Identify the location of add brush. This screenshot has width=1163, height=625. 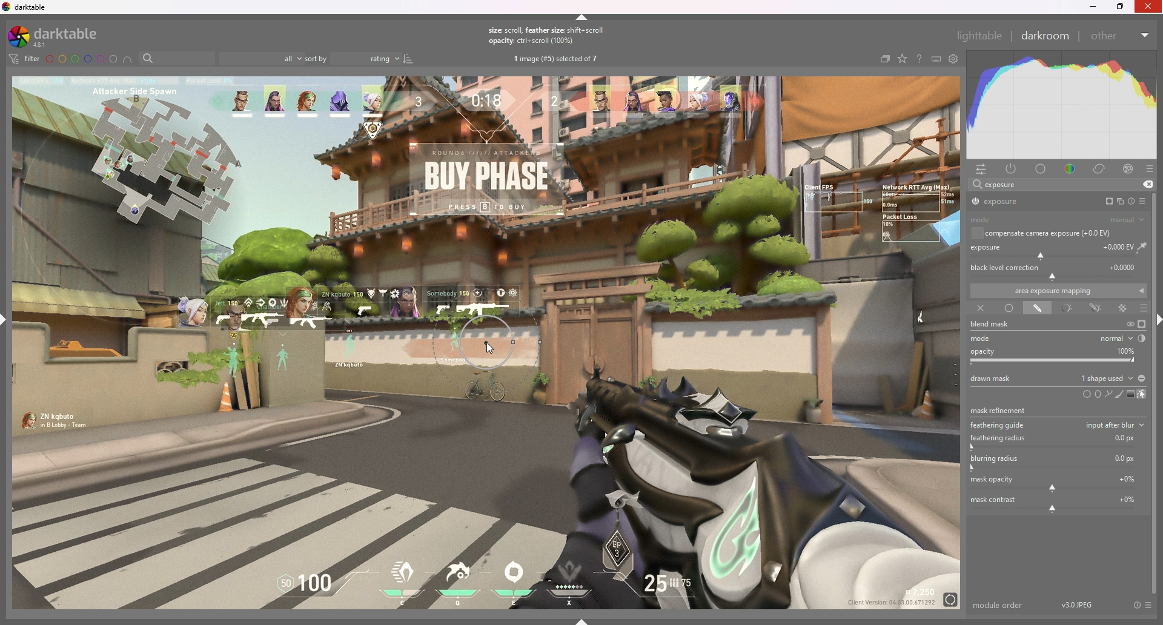
(1116, 394).